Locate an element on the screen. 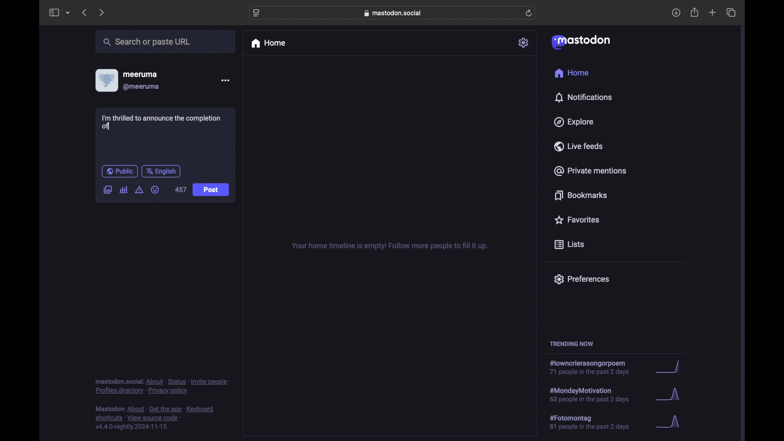 The image size is (784, 441). share is located at coordinates (695, 12).